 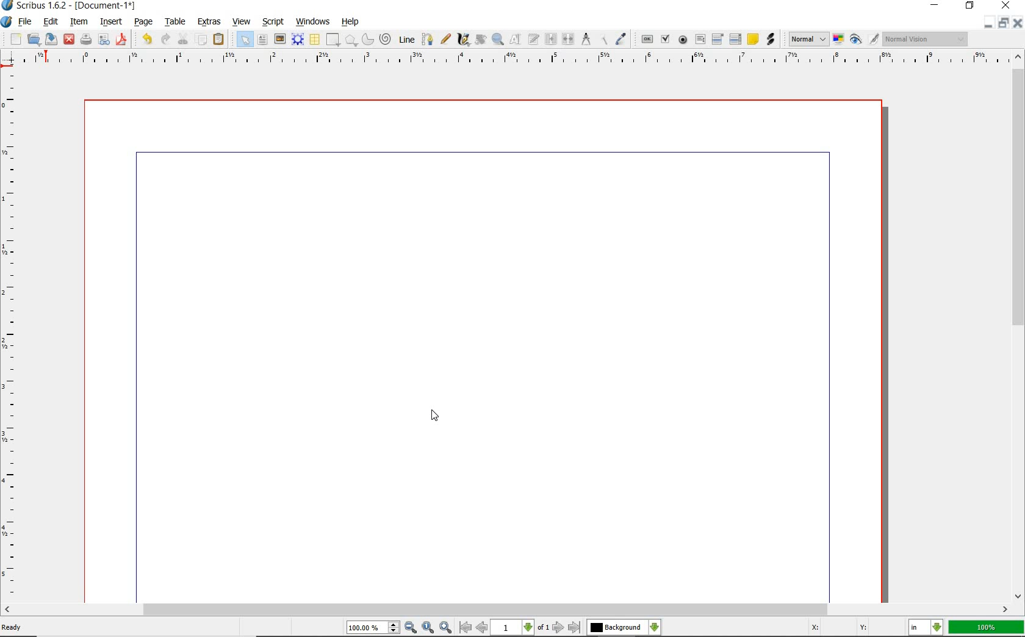 What do you see at coordinates (167, 40) in the screenshot?
I see `redo` at bounding box center [167, 40].